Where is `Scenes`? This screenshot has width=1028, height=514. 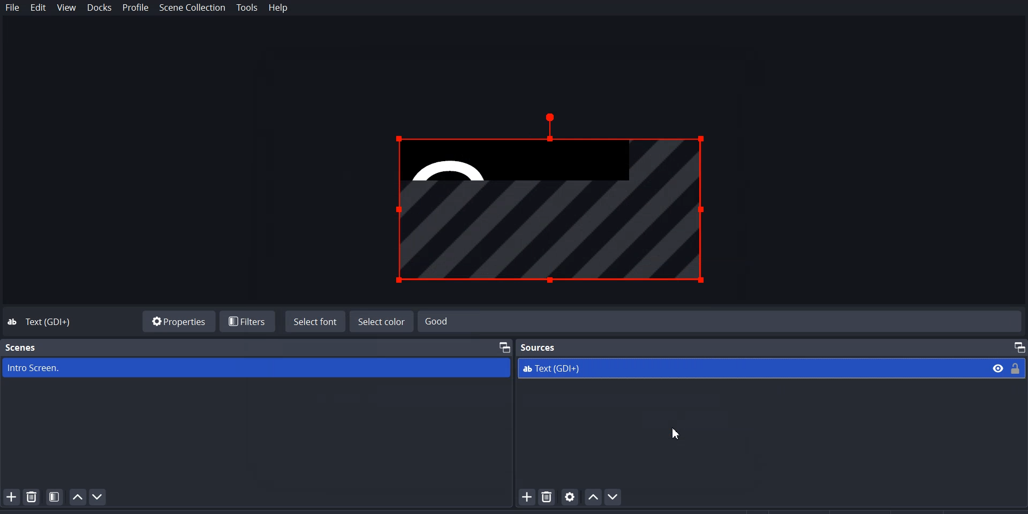 Scenes is located at coordinates (21, 347).